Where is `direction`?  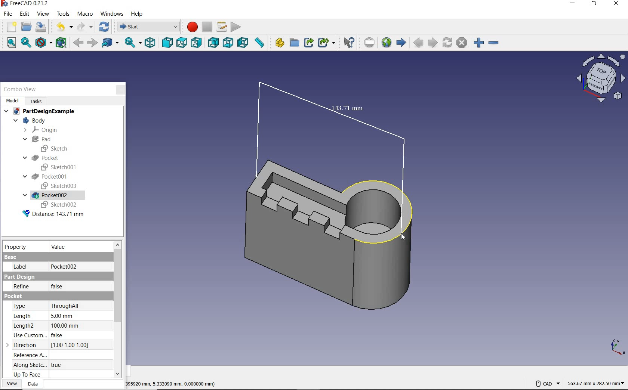 direction is located at coordinates (27, 345).